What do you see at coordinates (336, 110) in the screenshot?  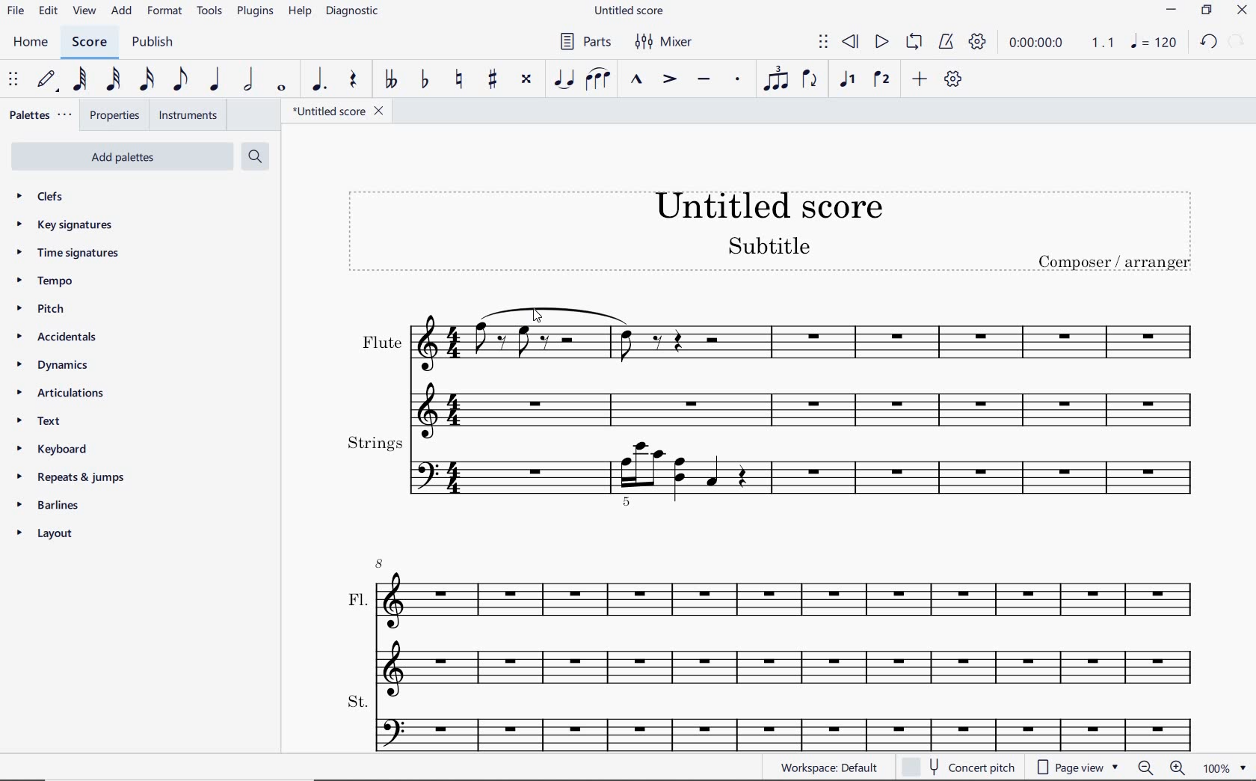 I see `FILE NAME` at bounding box center [336, 110].